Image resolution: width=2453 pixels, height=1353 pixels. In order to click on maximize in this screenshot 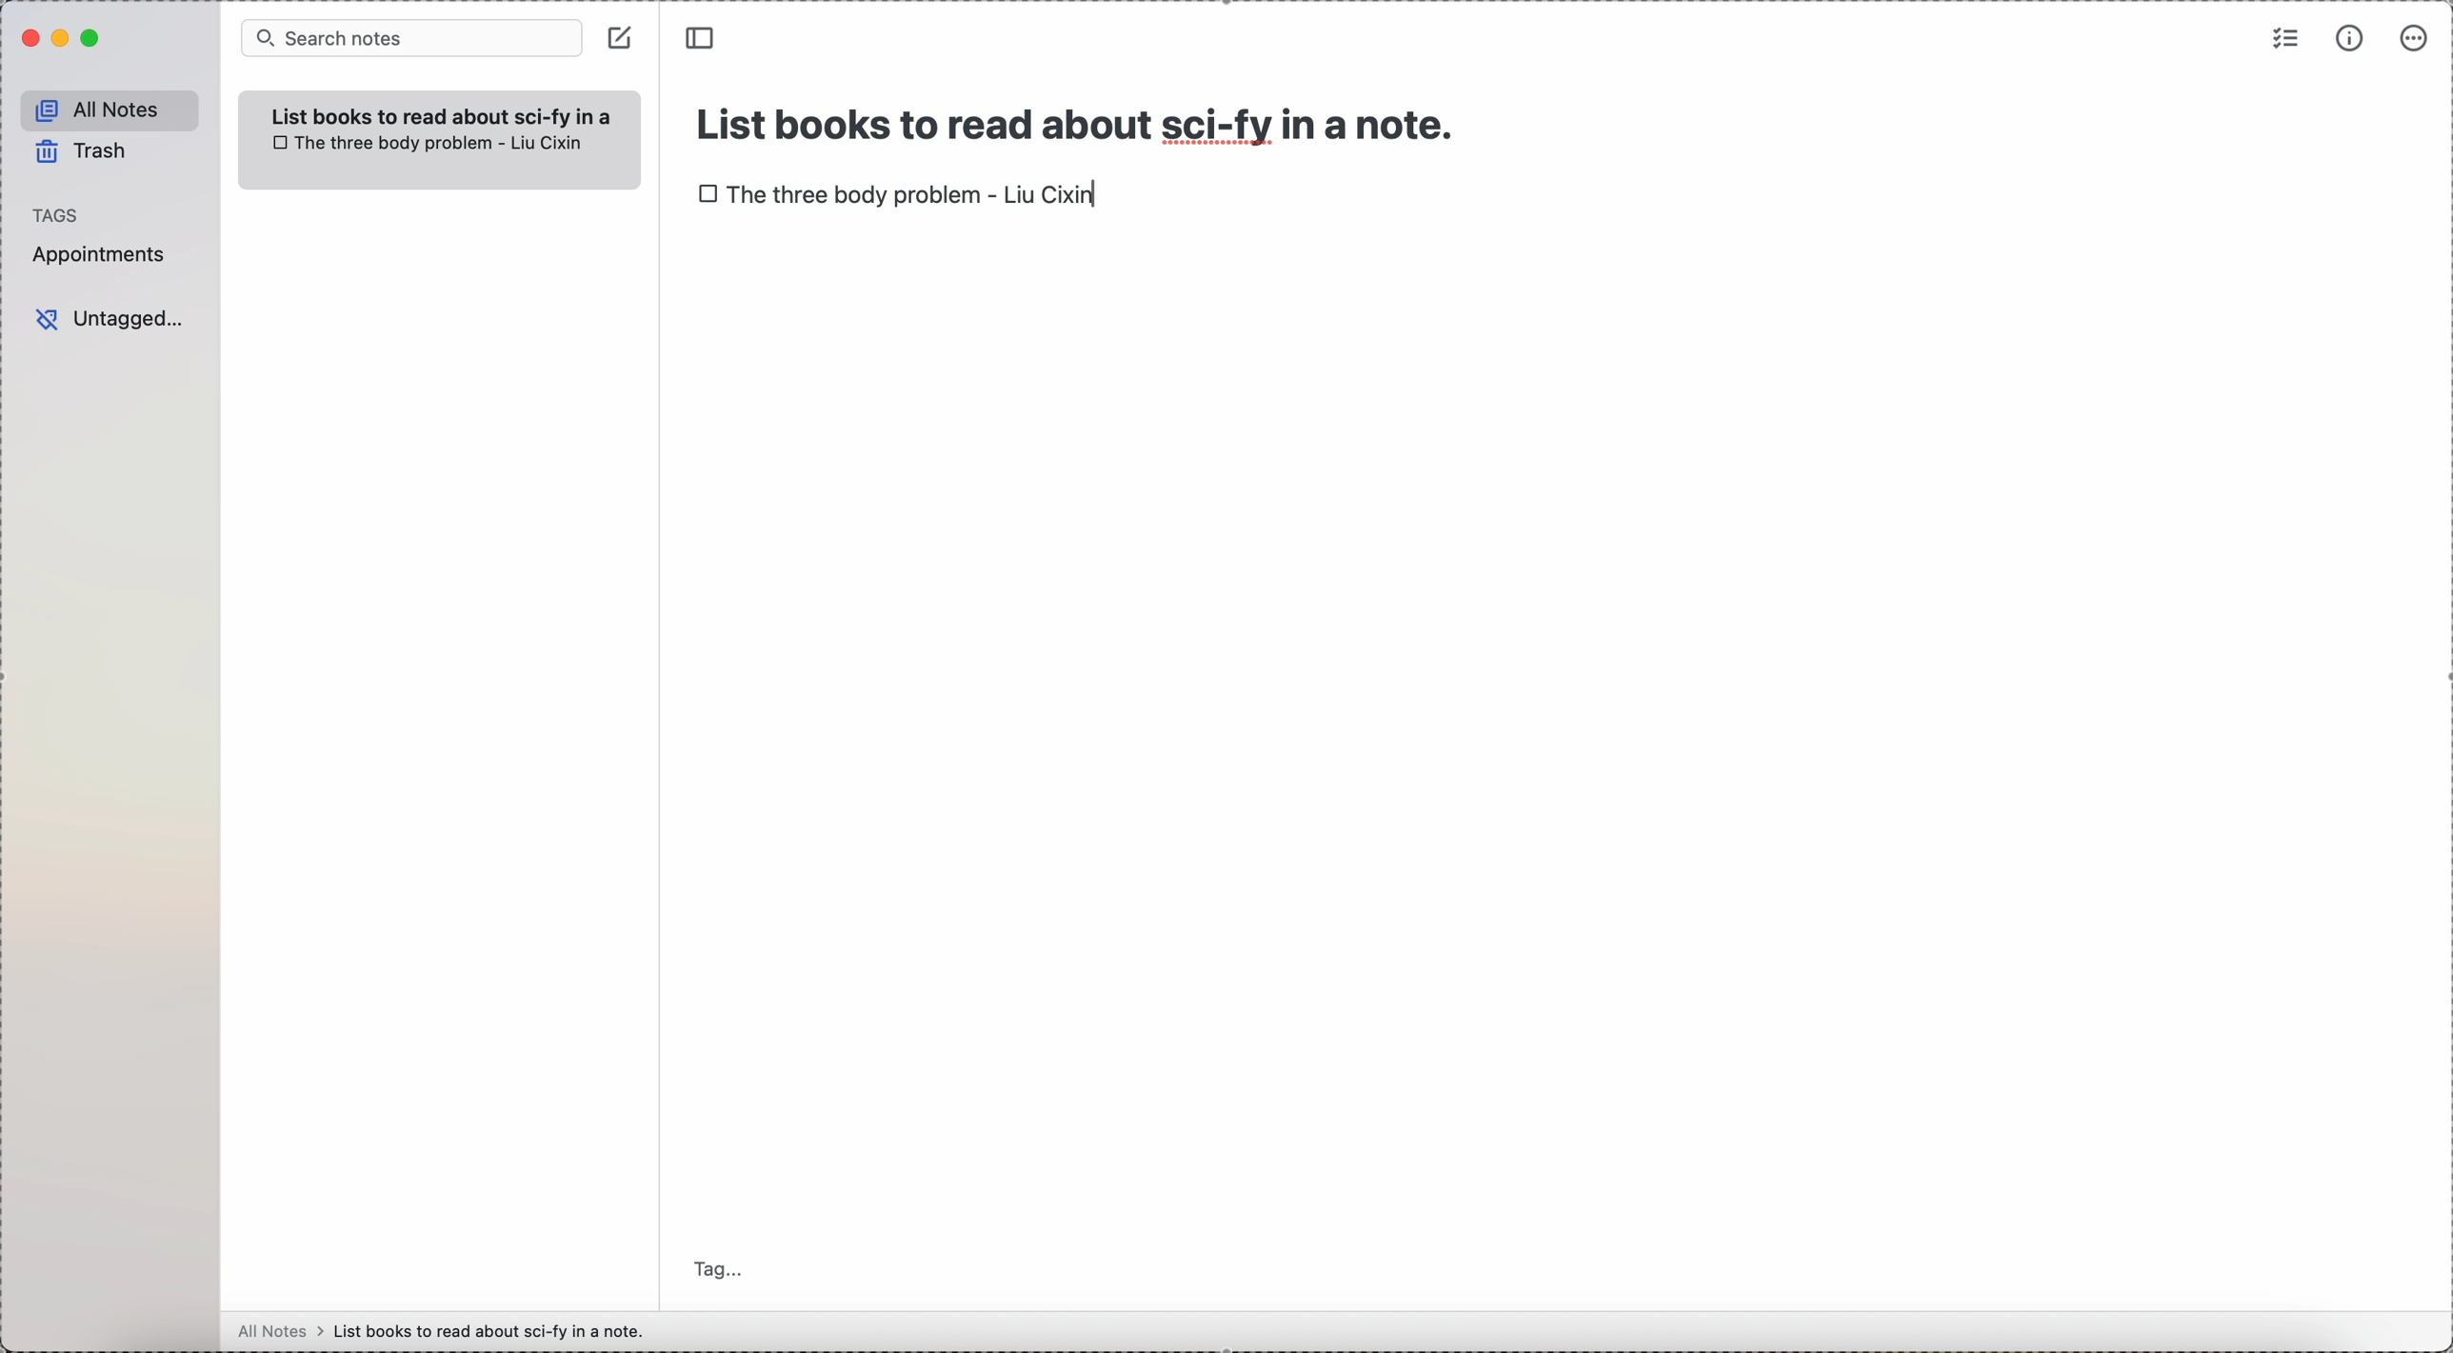, I will do `click(90, 41)`.